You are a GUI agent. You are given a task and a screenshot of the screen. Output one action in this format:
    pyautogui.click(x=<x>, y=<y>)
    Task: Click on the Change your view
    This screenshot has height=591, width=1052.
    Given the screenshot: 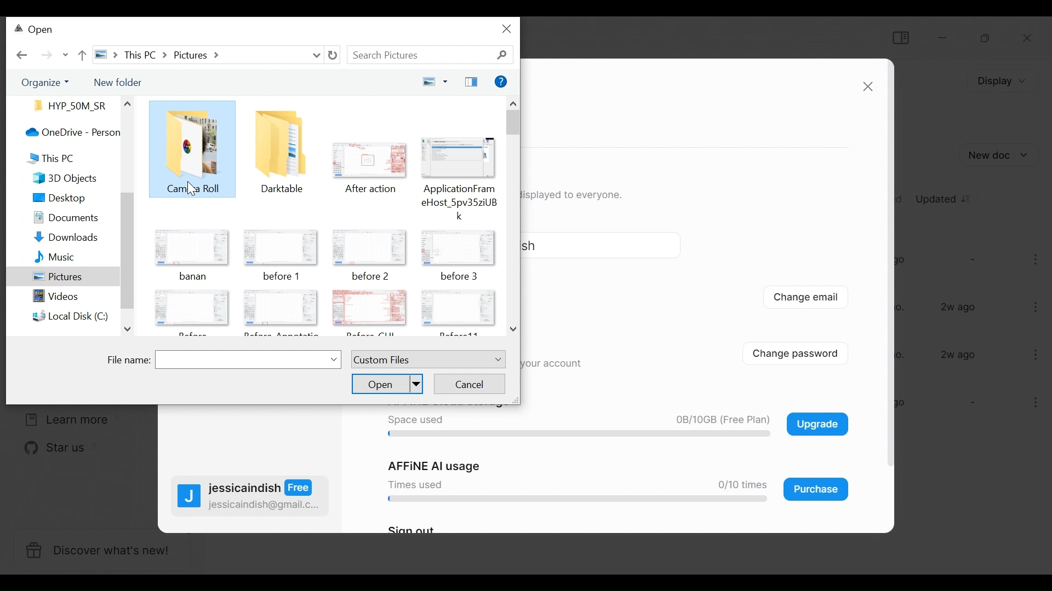 What is the action you would take?
    pyautogui.click(x=432, y=82)
    